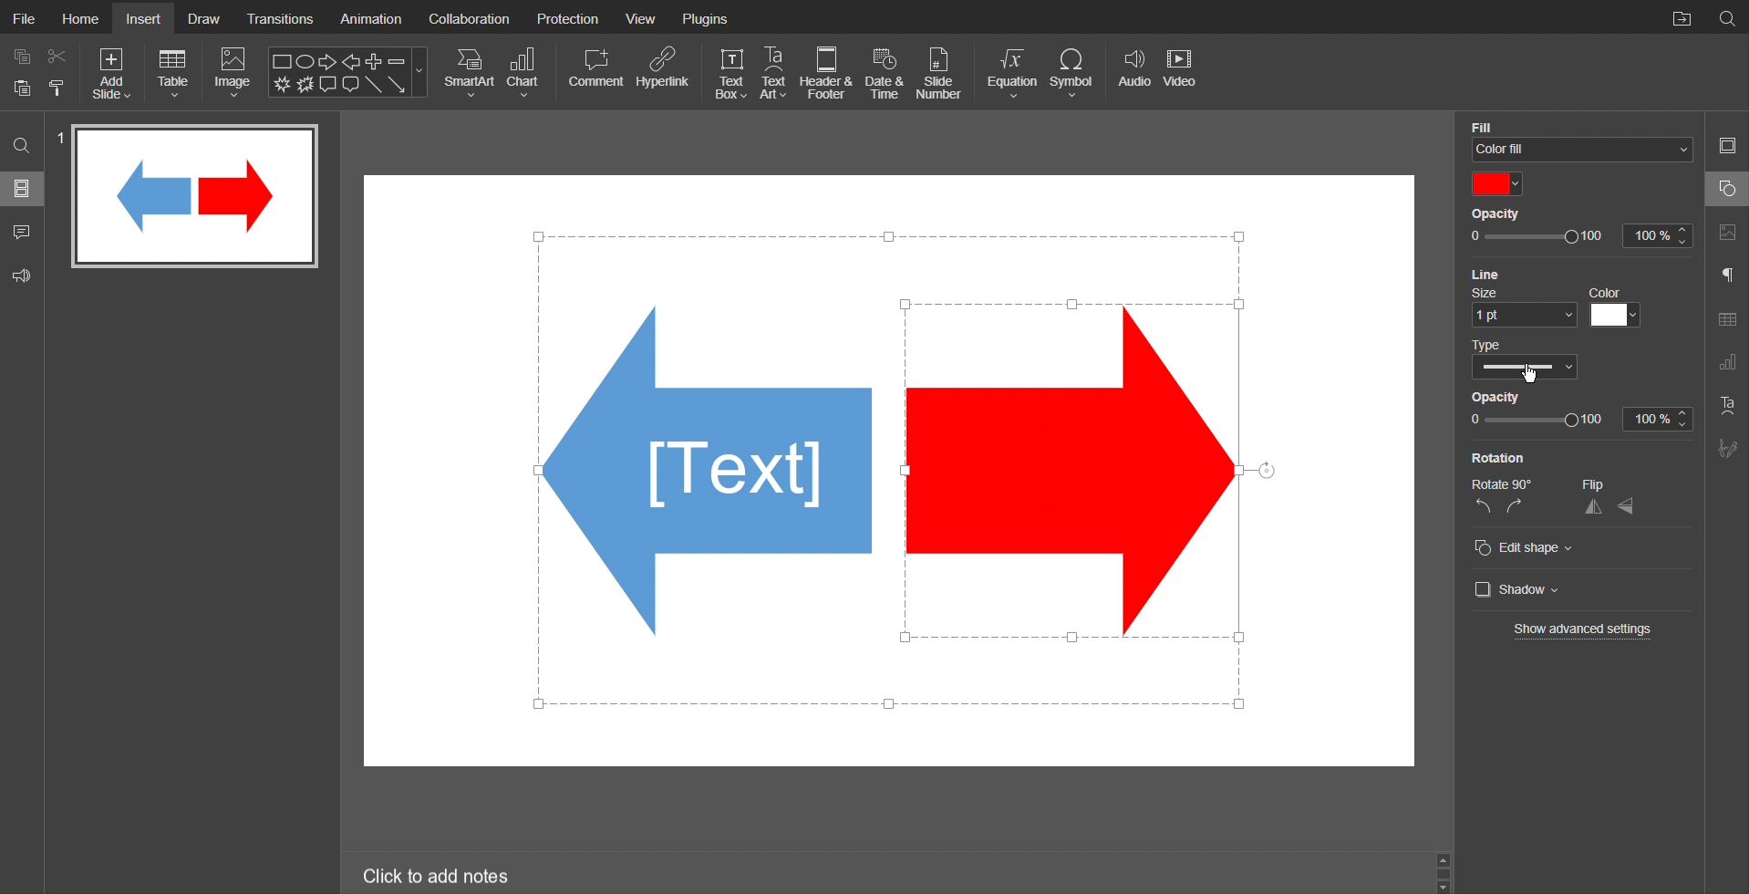 The image size is (1749, 894). Describe the element at coordinates (1582, 122) in the screenshot. I see `Fill Color` at that location.